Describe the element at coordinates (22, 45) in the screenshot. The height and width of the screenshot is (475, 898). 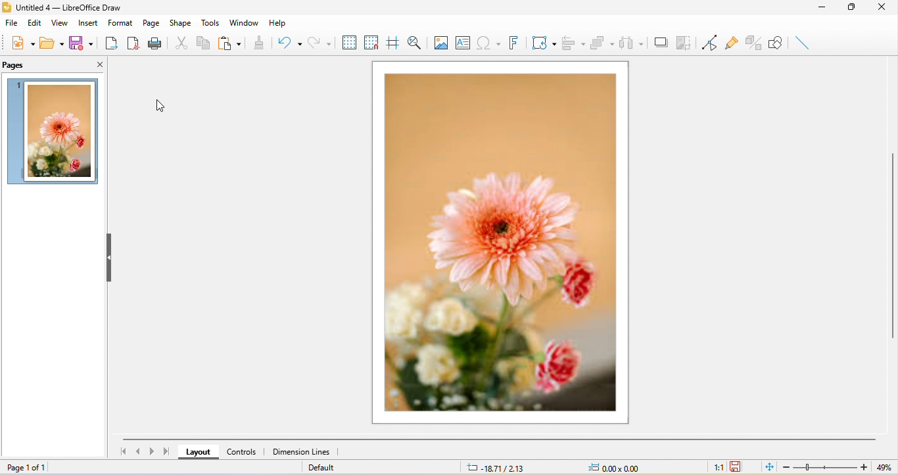
I see `new` at that location.